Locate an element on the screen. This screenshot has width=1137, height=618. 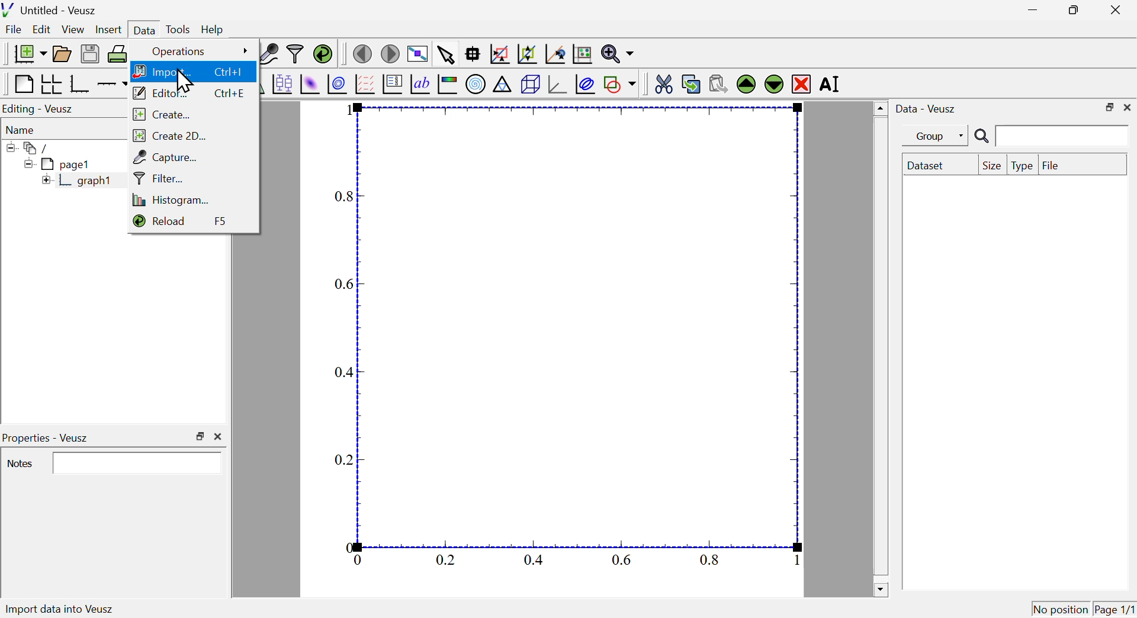
plot box plots is located at coordinates (281, 83).